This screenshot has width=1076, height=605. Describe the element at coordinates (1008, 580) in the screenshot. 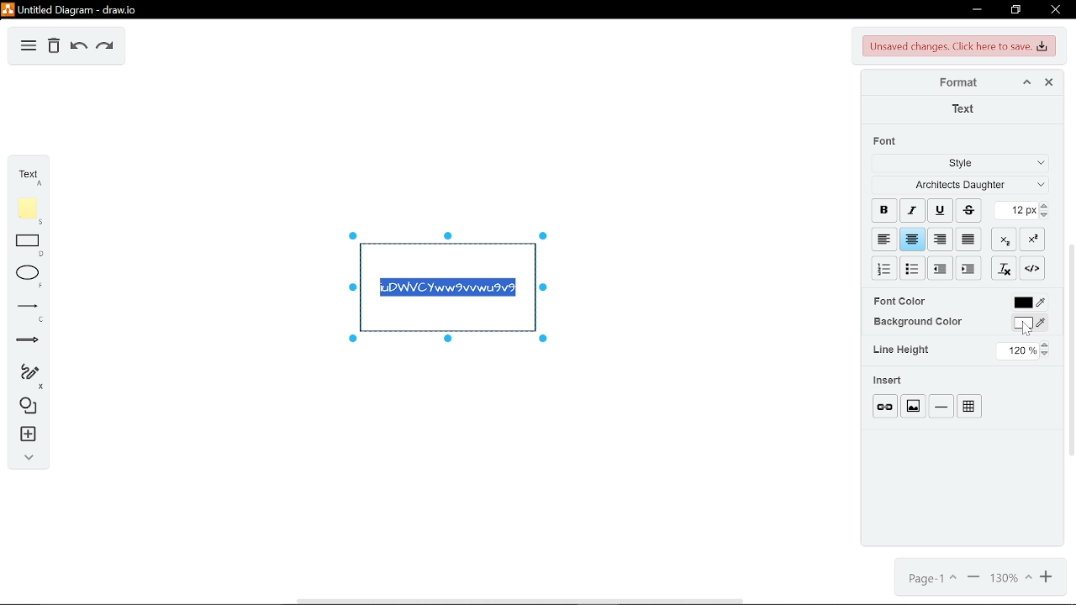

I see `130%` at that location.